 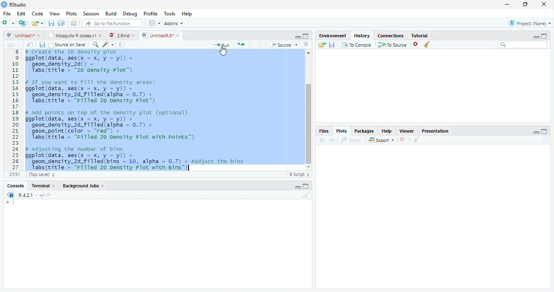 What do you see at coordinates (435, 131) in the screenshot?
I see `Presentatior` at bounding box center [435, 131].